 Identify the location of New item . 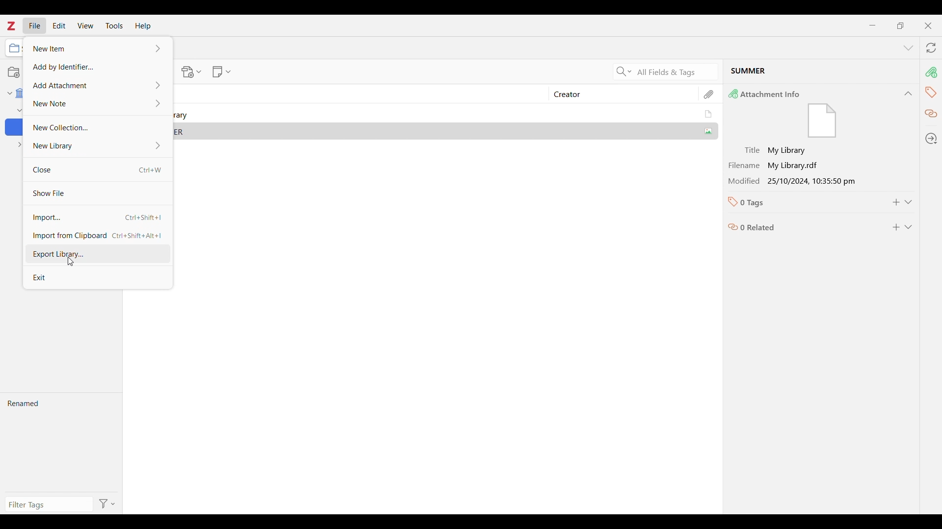
(98, 48).